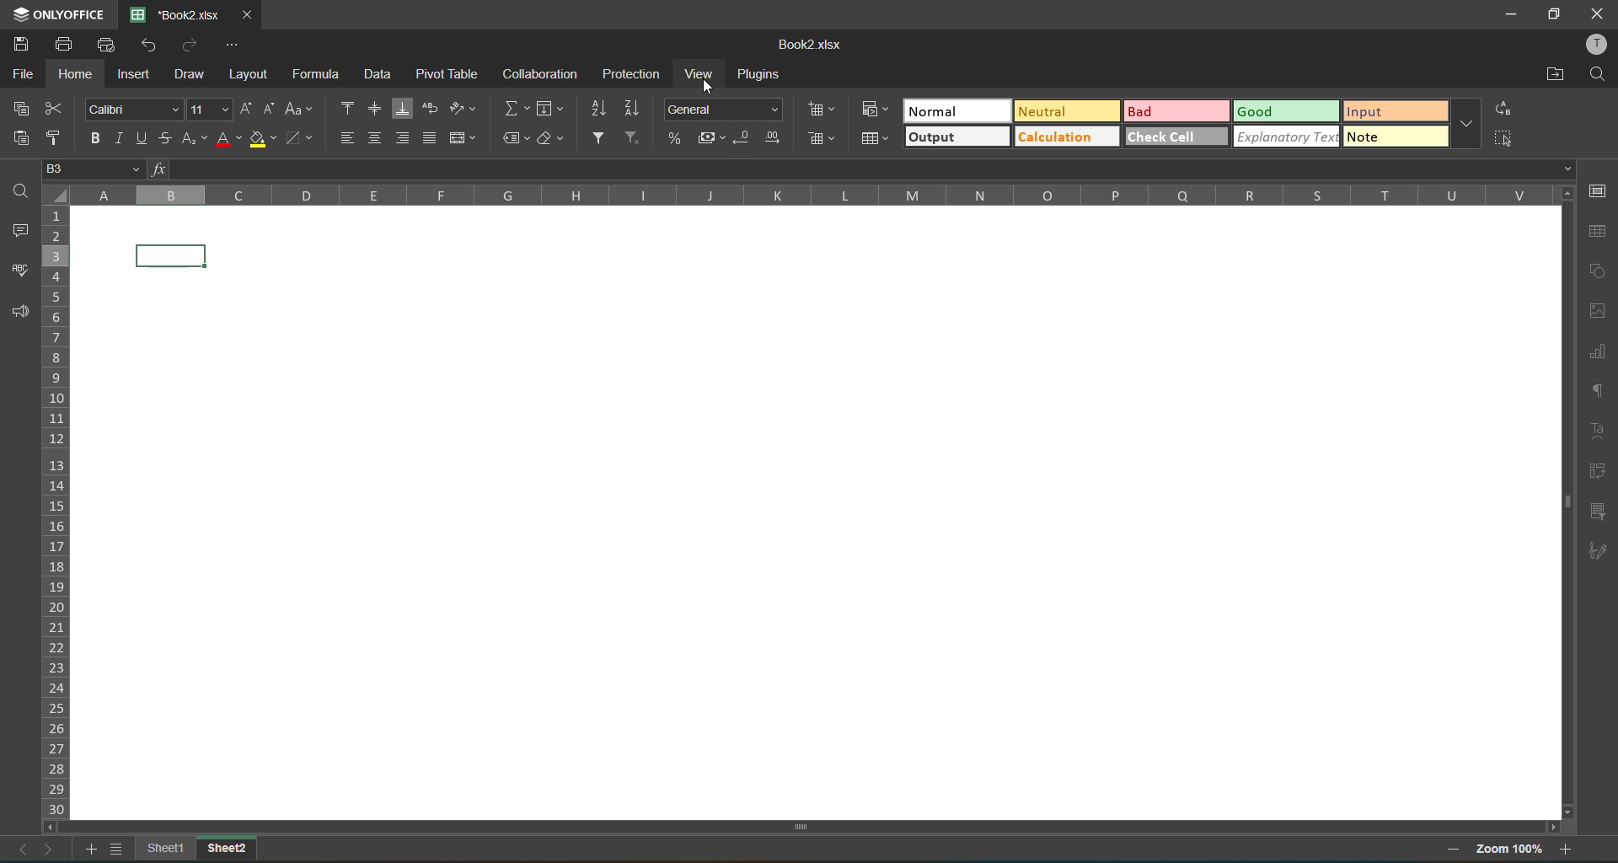 The width and height of the screenshot is (1618, 863). What do you see at coordinates (635, 137) in the screenshot?
I see `clear filter` at bounding box center [635, 137].